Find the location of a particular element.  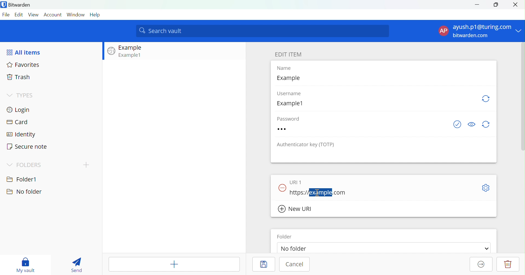

Example is located at coordinates (131, 48).